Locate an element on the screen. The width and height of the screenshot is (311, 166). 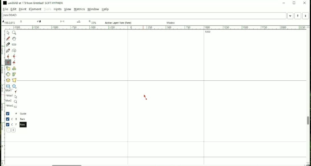
^Mse1 is located at coordinates (12, 96).